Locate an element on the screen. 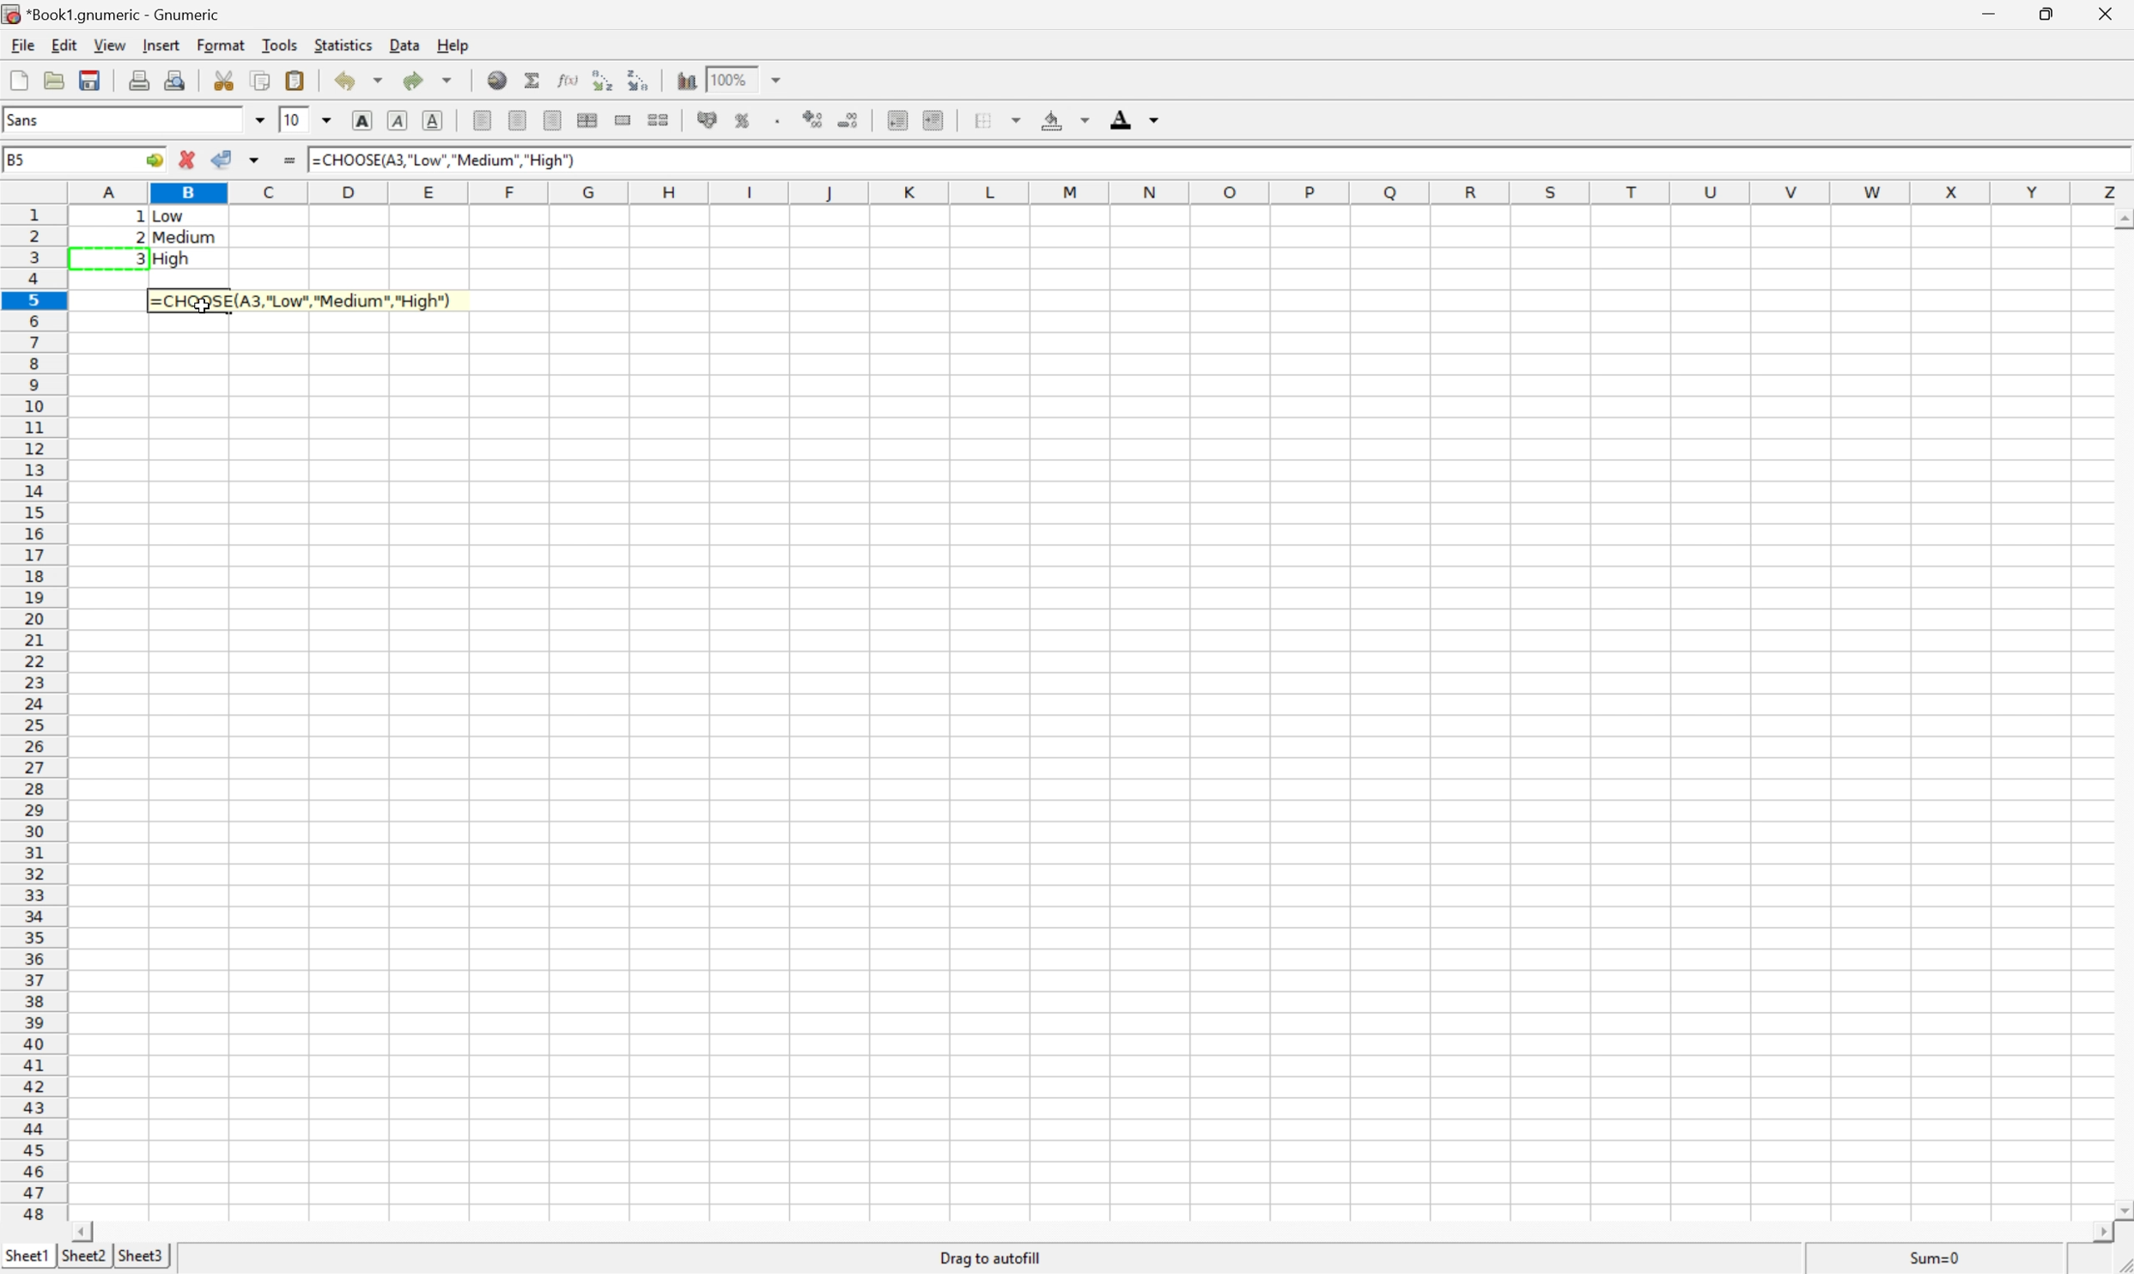 This screenshot has height=1274, width=2134. Edit function in current cell is located at coordinates (569, 80).